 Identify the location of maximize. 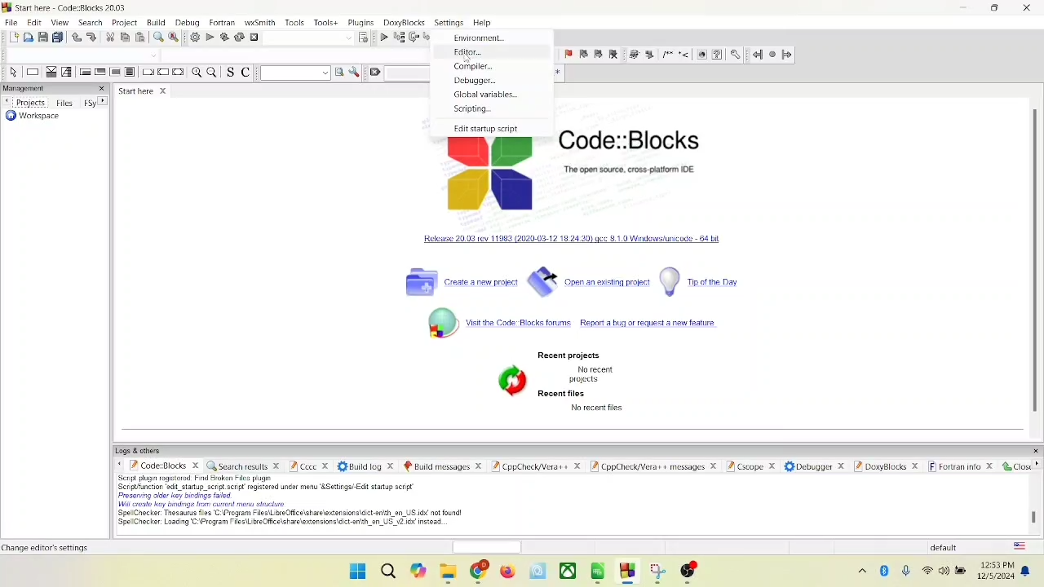
(998, 10).